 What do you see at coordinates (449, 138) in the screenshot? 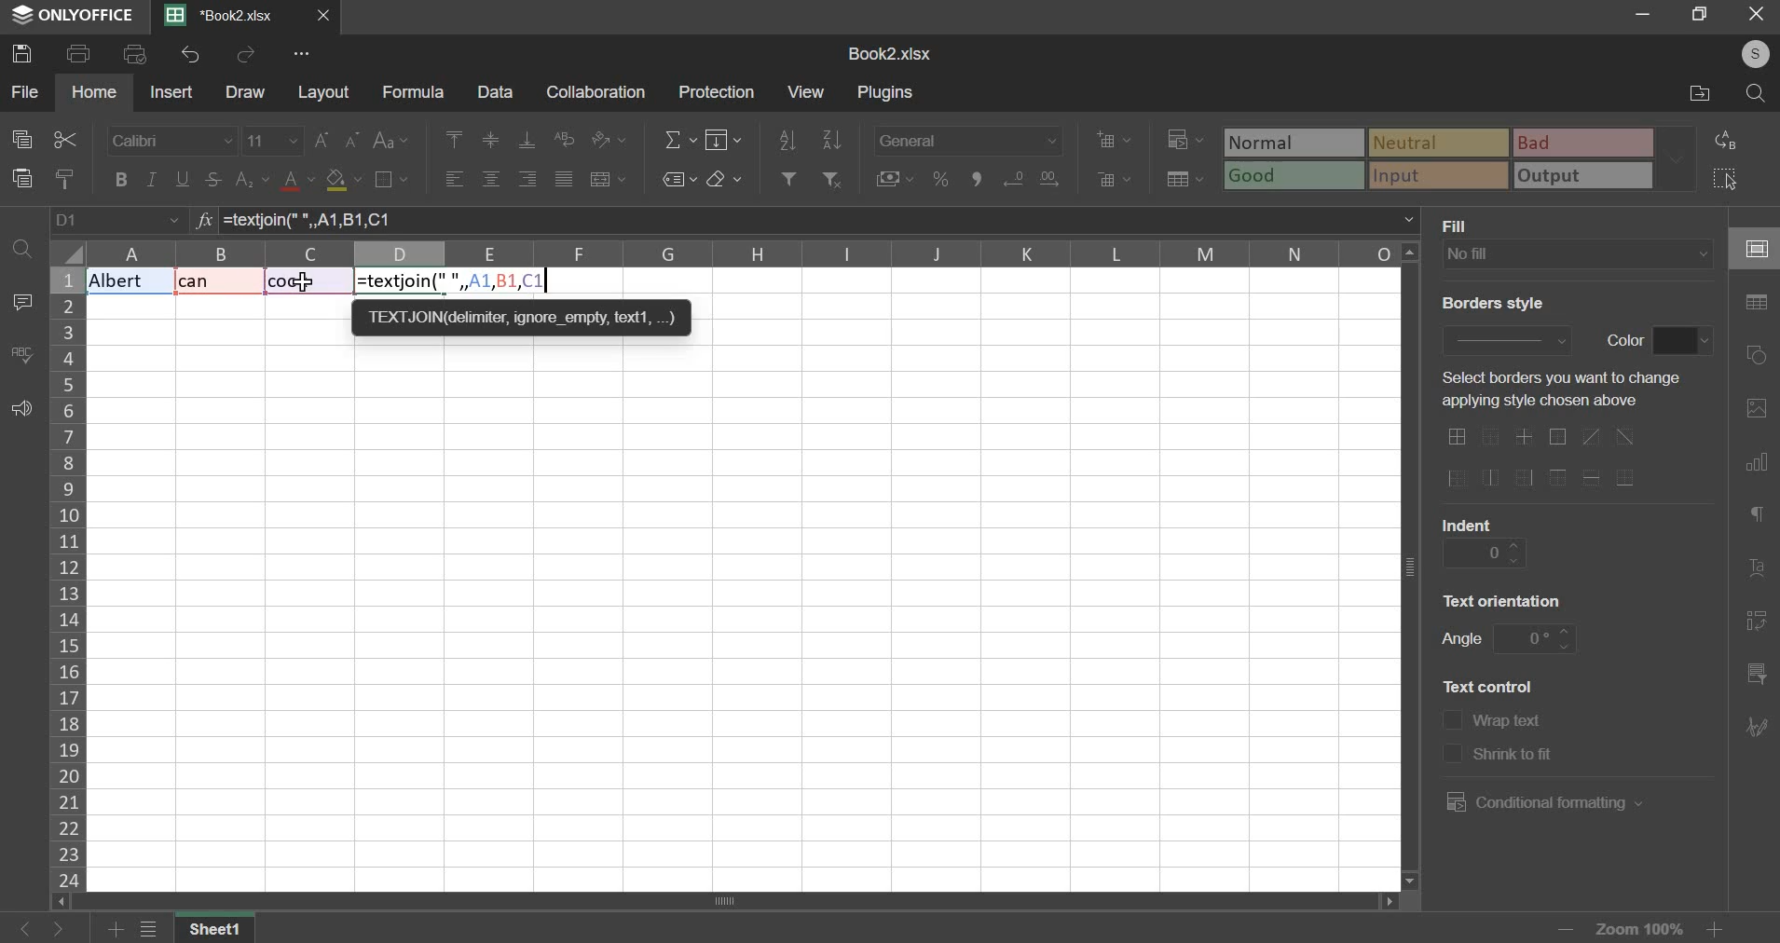
I see `align left` at bounding box center [449, 138].